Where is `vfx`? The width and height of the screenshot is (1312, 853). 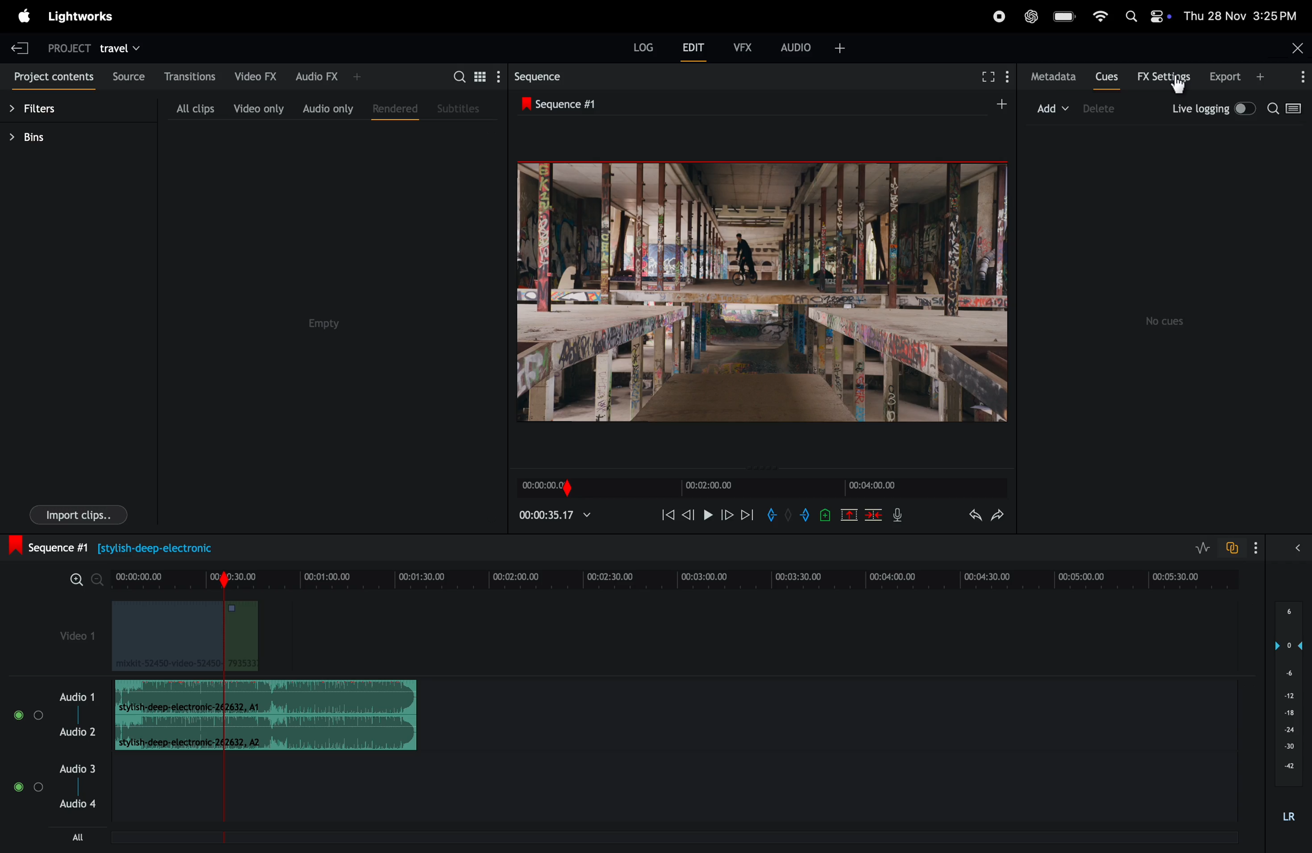
vfx is located at coordinates (743, 46).